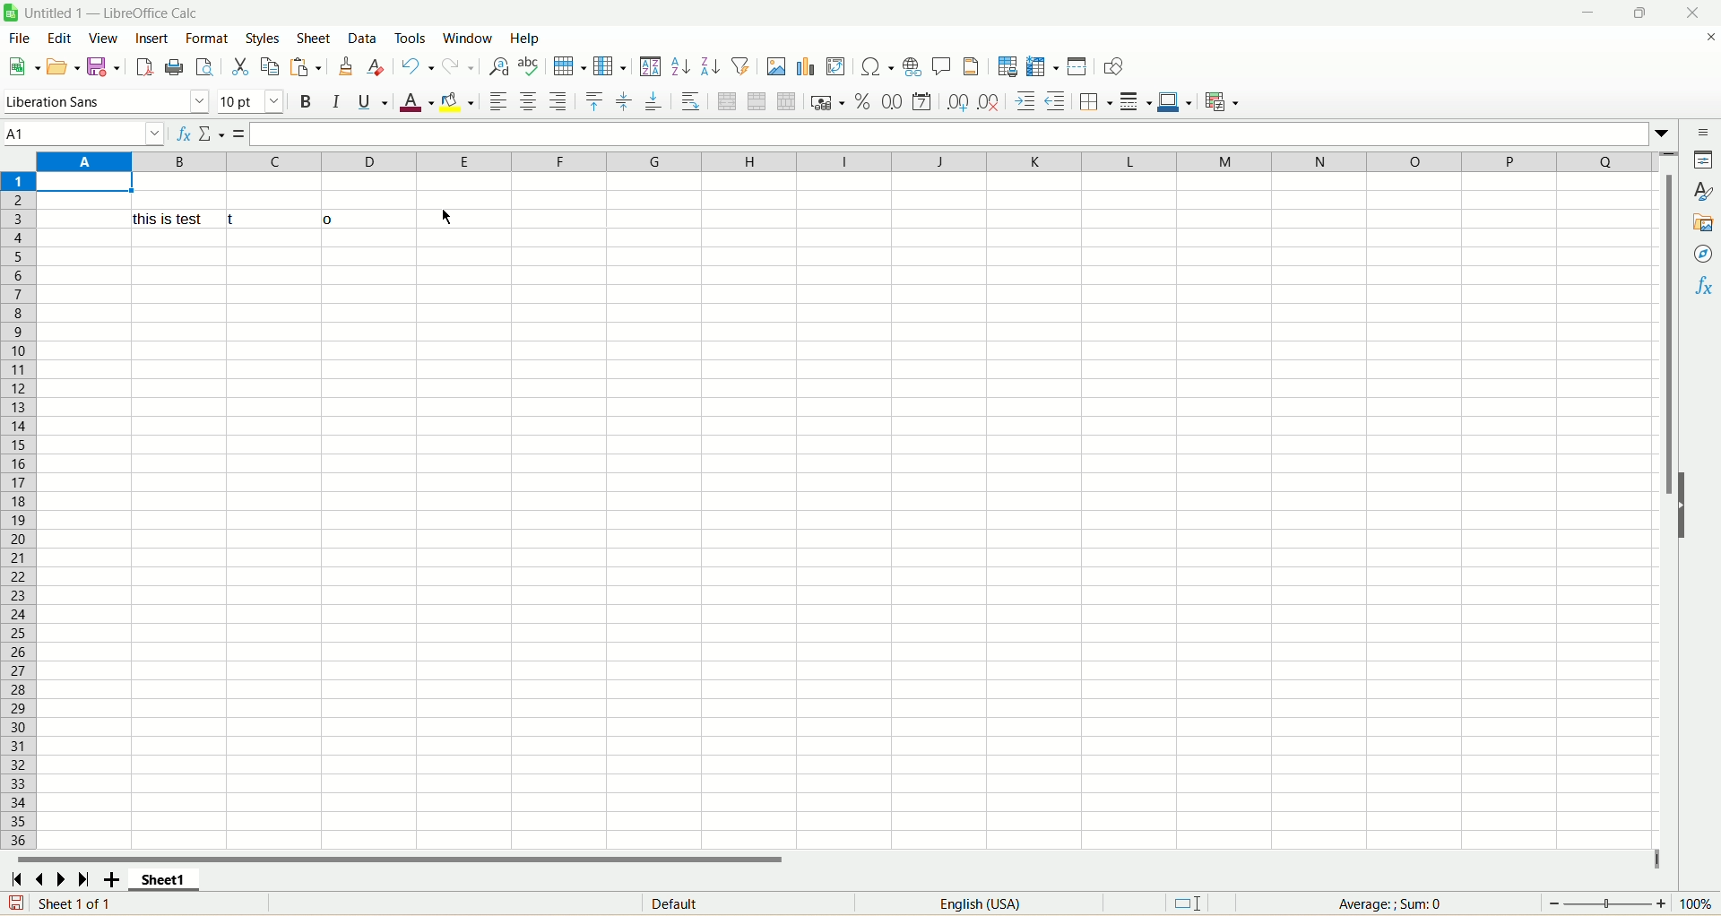 This screenshot has width=1721, height=916. What do you see at coordinates (1681, 504) in the screenshot?
I see `hide` at bounding box center [1681, 504].